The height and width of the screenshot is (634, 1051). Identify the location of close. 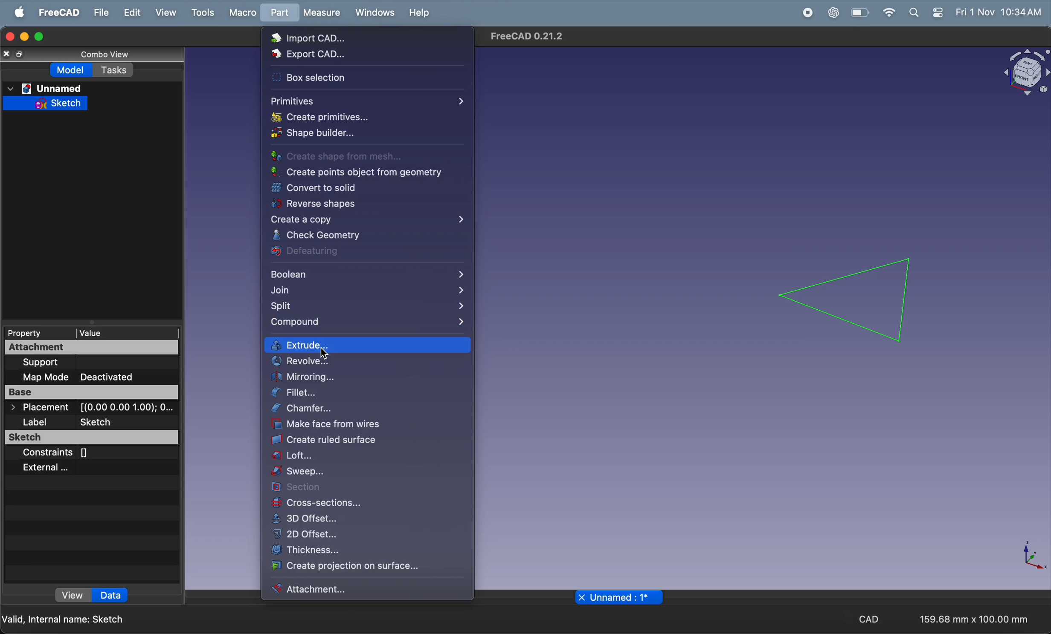
(581, 597).